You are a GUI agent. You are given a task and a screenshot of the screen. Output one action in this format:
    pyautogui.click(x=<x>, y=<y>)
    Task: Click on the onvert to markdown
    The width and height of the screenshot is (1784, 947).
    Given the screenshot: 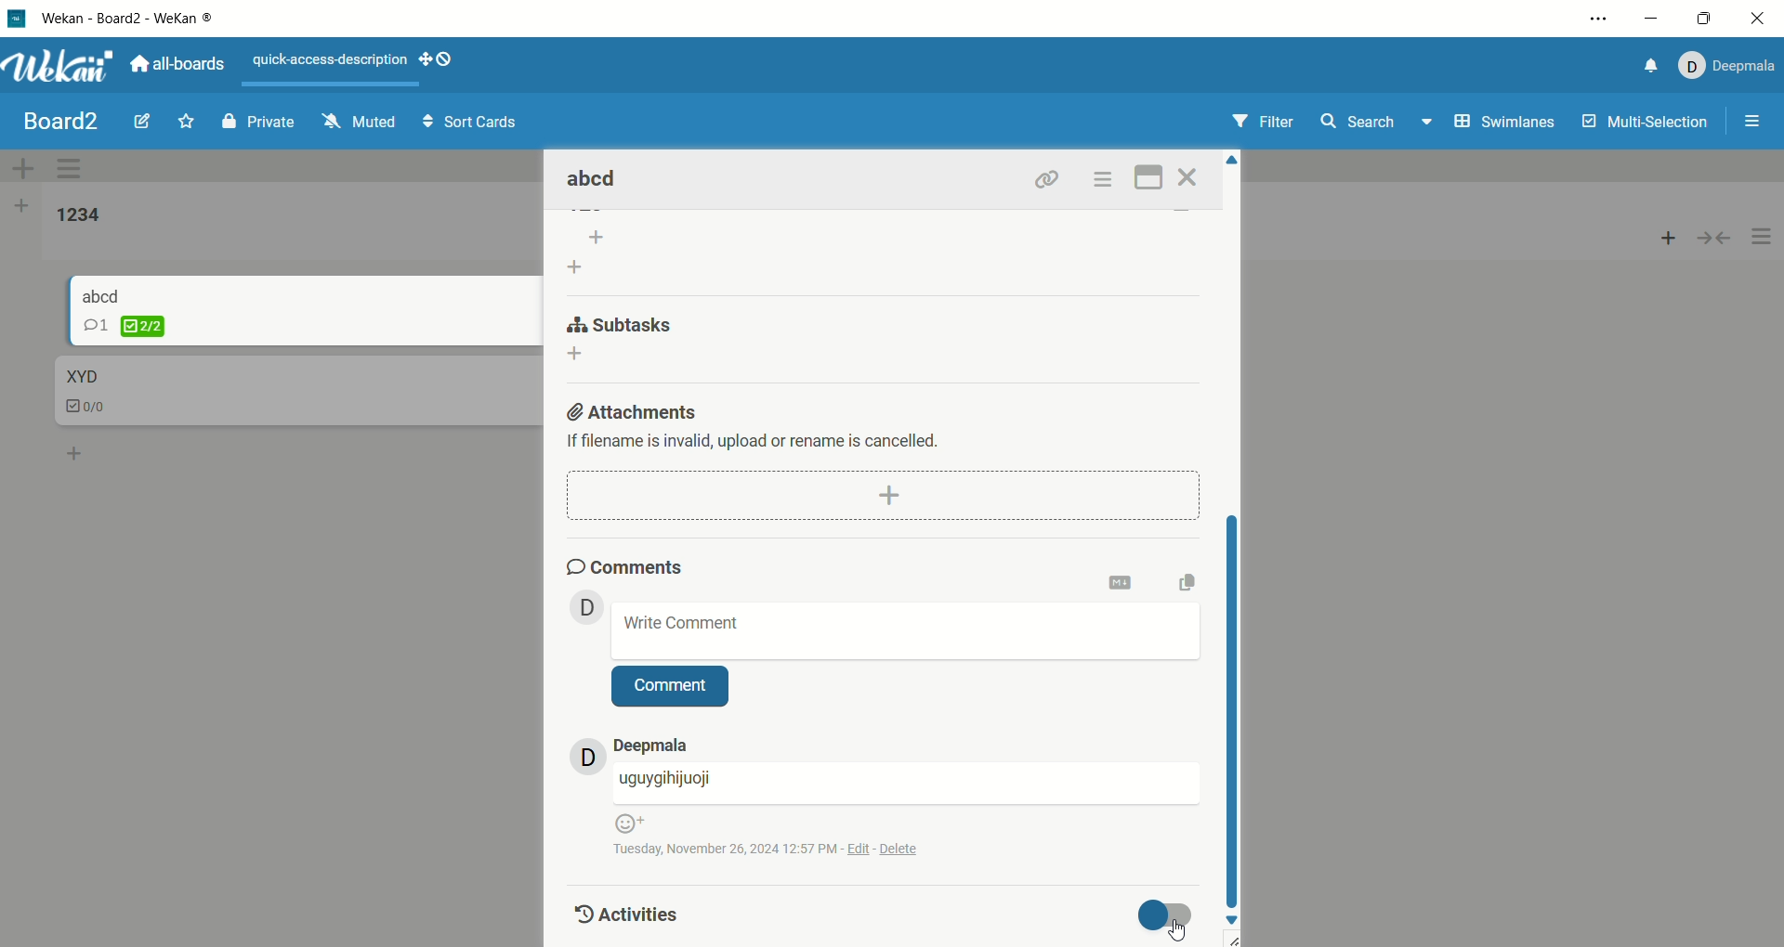 What is the action you would take?
    pyautogui.click(x=1122, y=584)
    